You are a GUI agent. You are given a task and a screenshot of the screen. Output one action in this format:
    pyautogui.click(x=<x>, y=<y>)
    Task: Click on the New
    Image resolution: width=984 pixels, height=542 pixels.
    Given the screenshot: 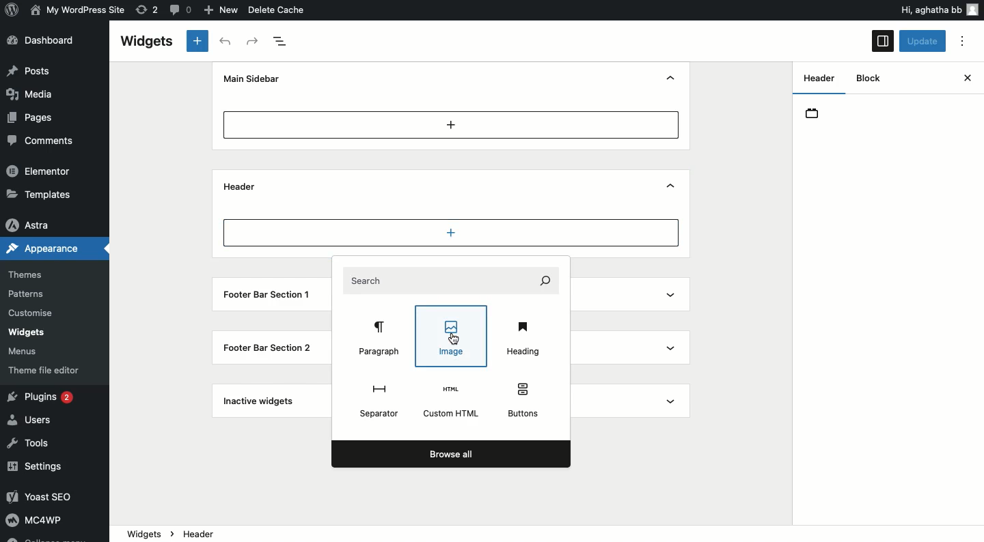 What is the action you would take?
    pyautogui.click(x=223, y=10)
    